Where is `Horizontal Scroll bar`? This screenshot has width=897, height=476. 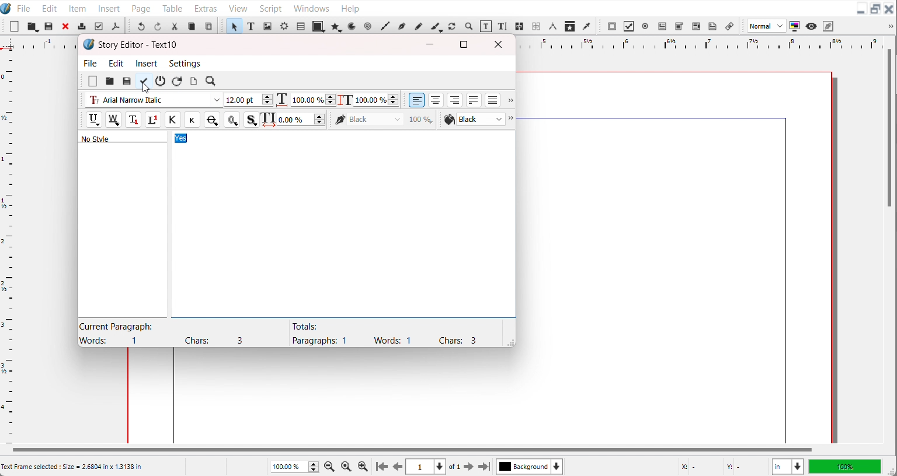 Horizontal Scroll bar is located at coordinates (411, 450).